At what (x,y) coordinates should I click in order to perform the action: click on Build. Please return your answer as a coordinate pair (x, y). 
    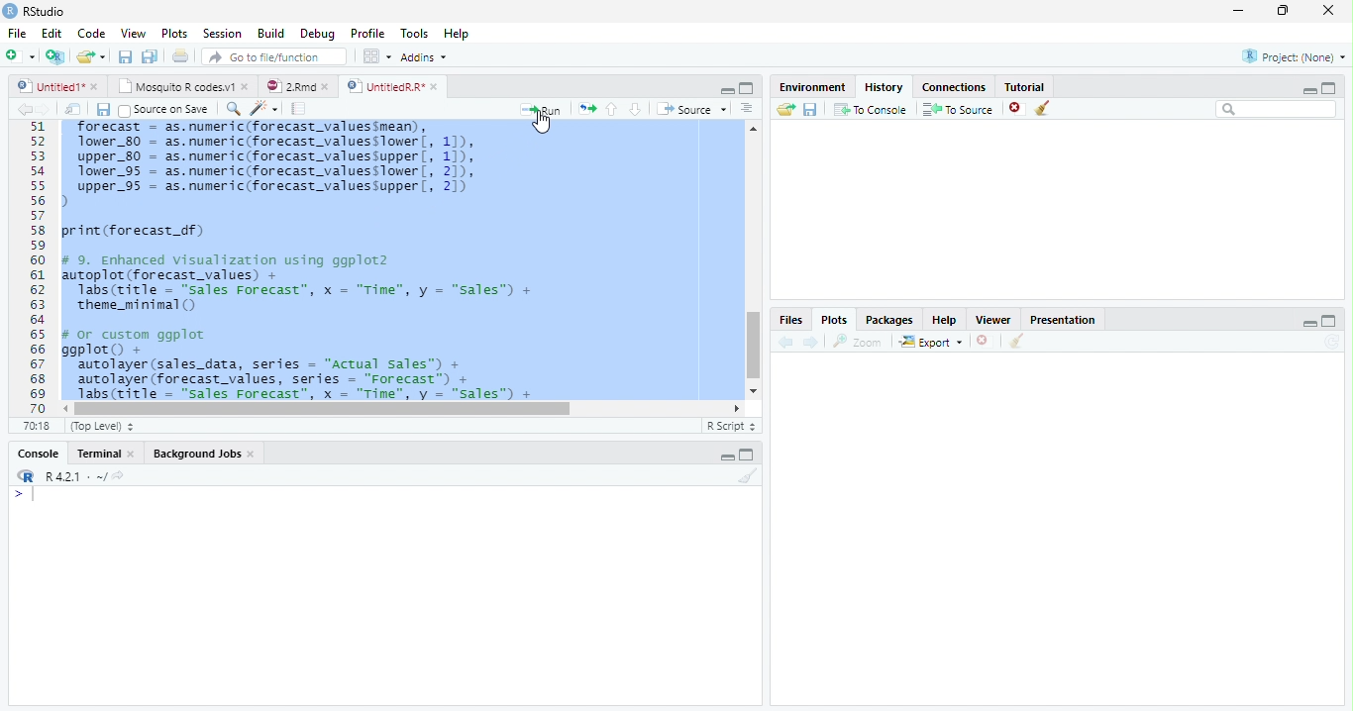
    Looking at the image, I should click on (271, 33).